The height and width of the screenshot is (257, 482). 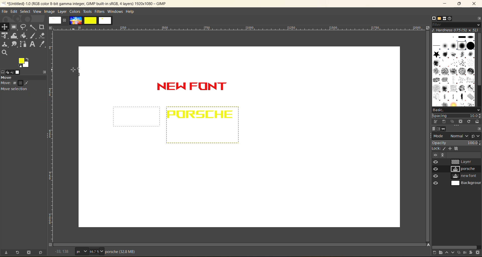 What do you see at coordinates (42, 27) in the screenshot?
I see `crope` at bounding box center [42, 27].